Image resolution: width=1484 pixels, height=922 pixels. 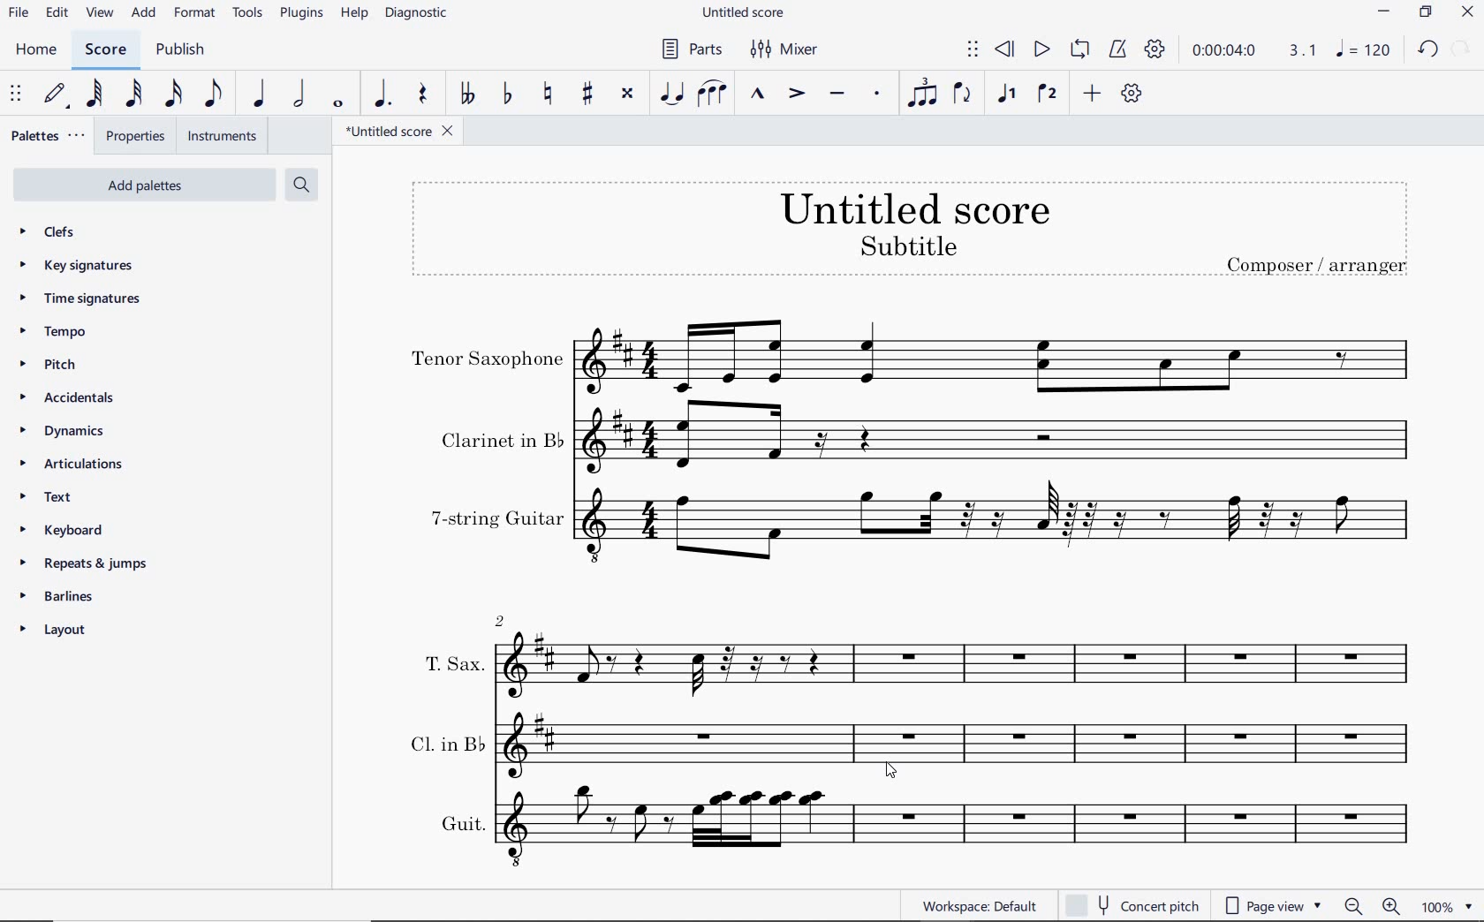 I want to click on layout, so click(x=58, y=631).